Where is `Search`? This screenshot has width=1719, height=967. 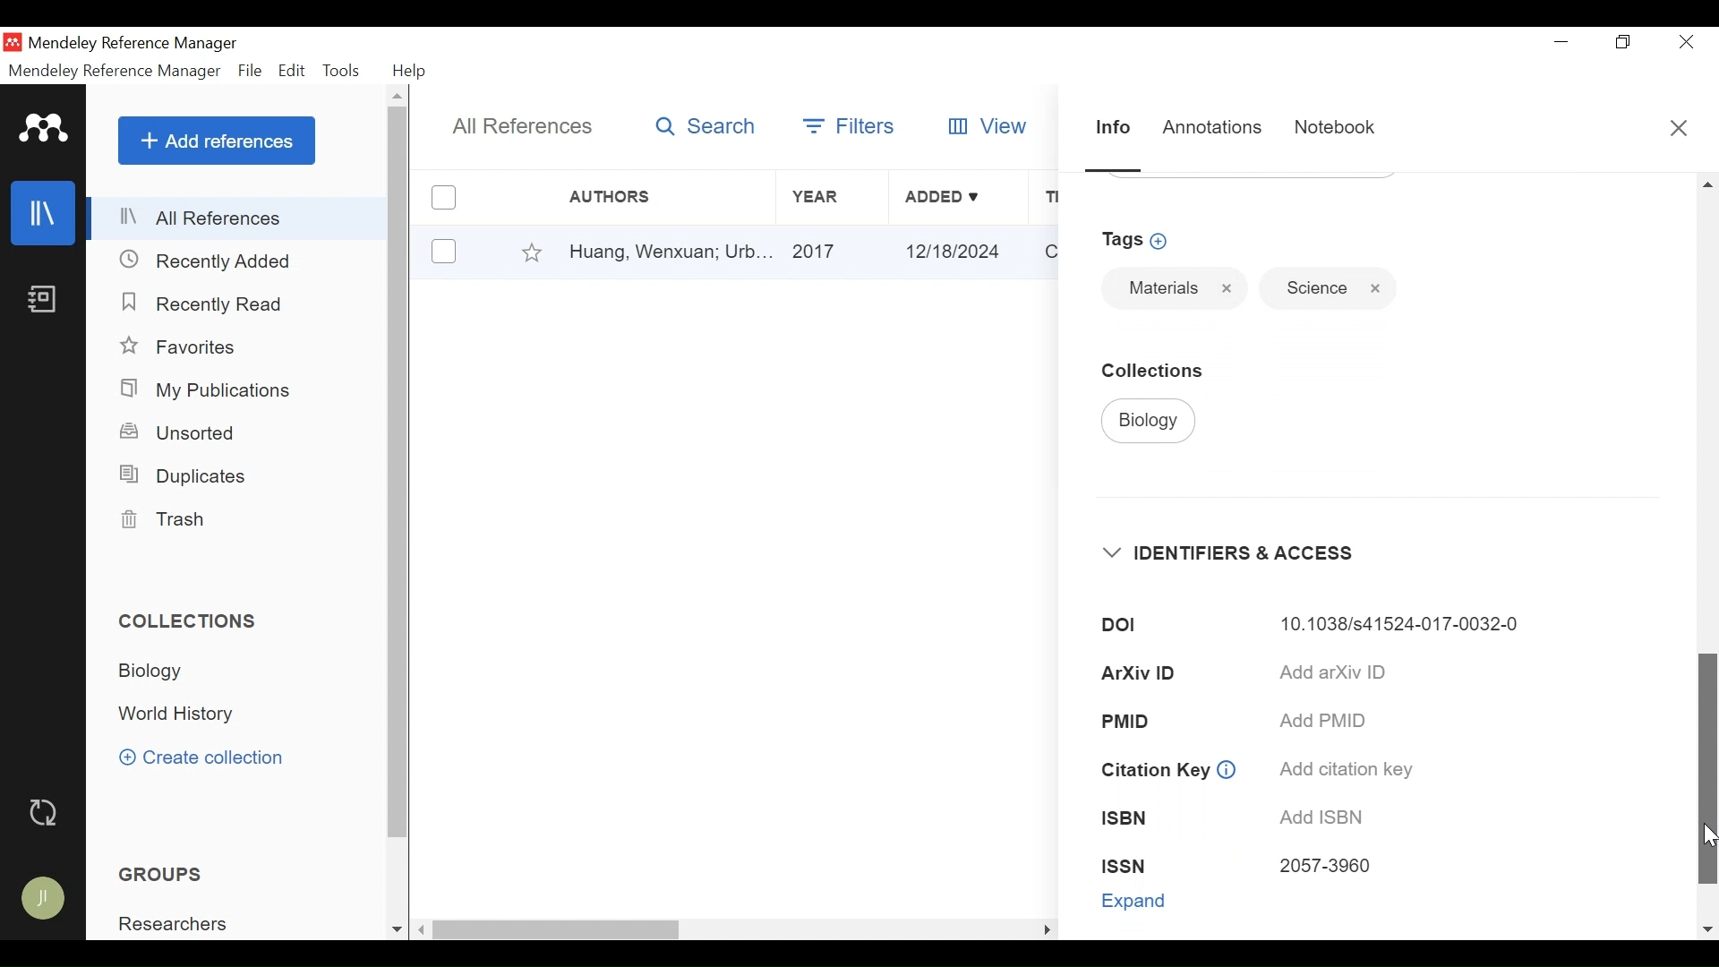
Search is located at coordinates (706, 127).